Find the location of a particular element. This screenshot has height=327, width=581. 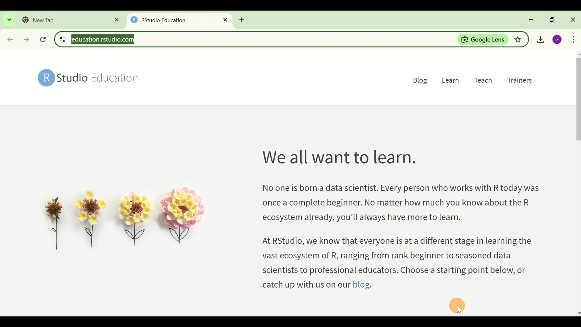

Close tab is located at coordinates (223, 20).